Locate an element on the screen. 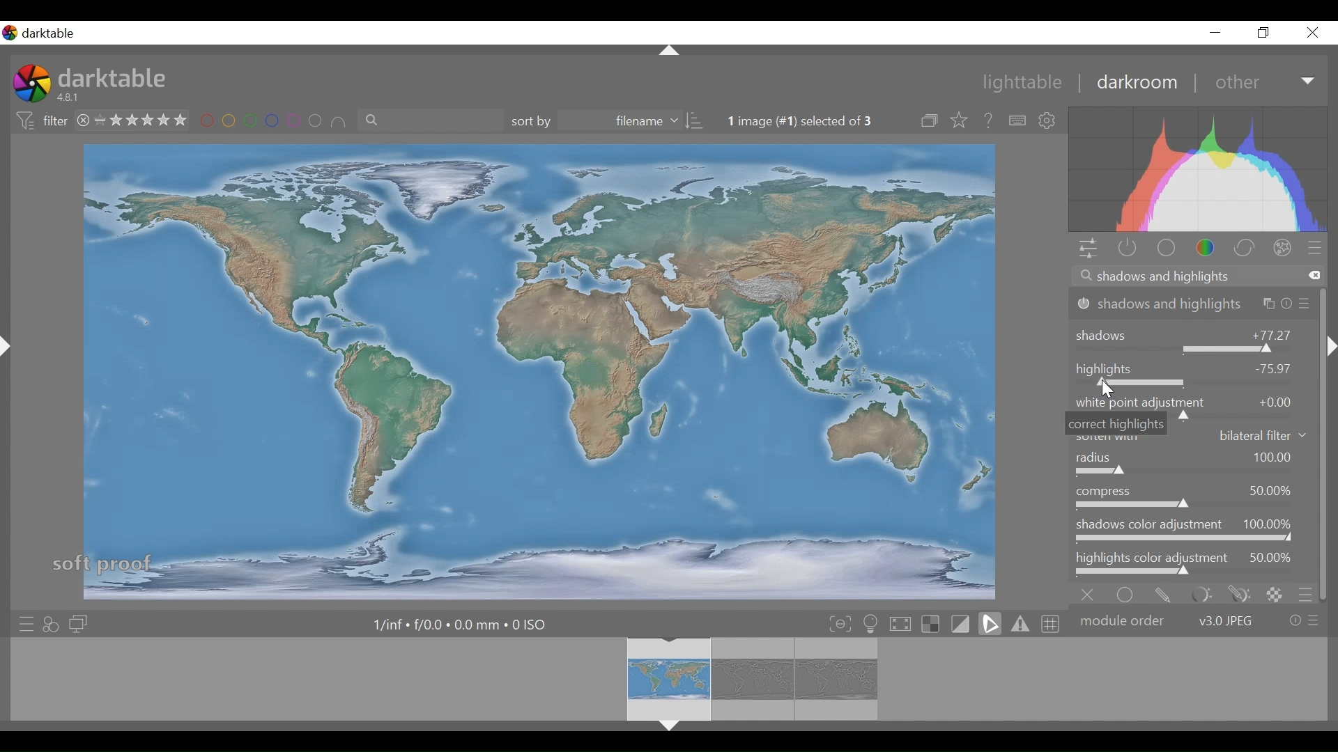 The image size is (1338, 752). uniformly is located at coordinates (1128, 593).